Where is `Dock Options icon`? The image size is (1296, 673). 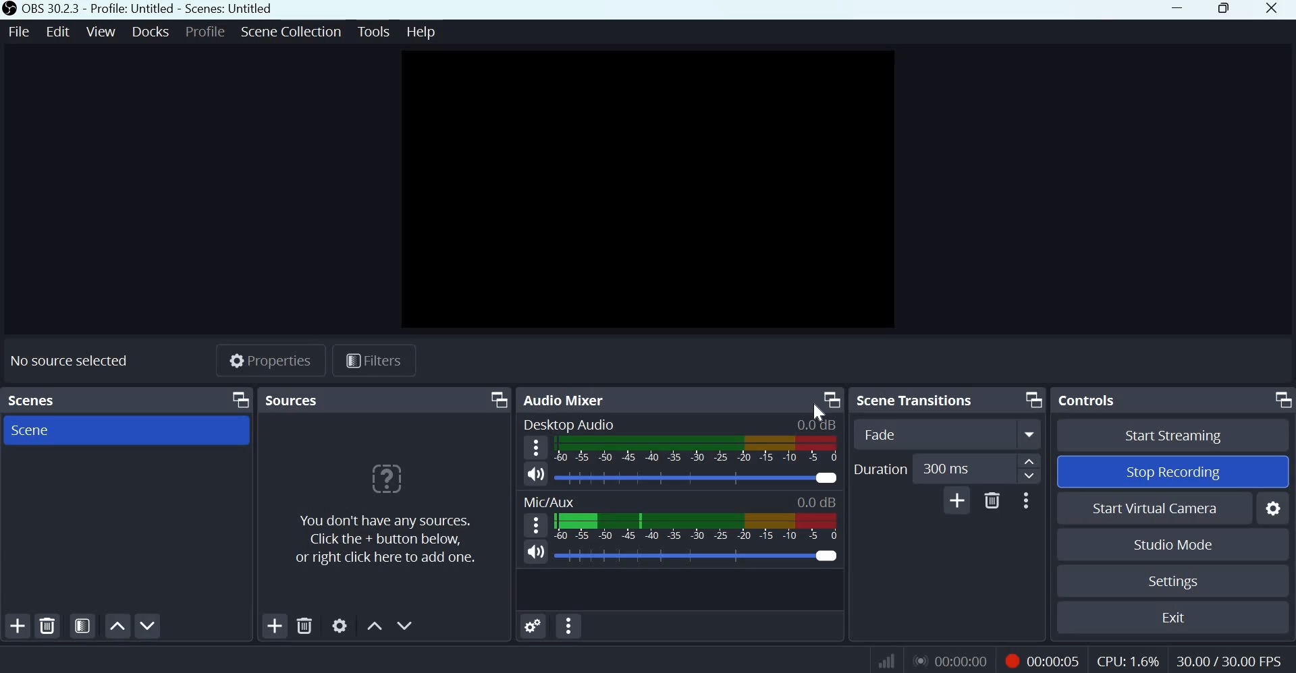
Dock Options icon is located at coordinates (238, 400).